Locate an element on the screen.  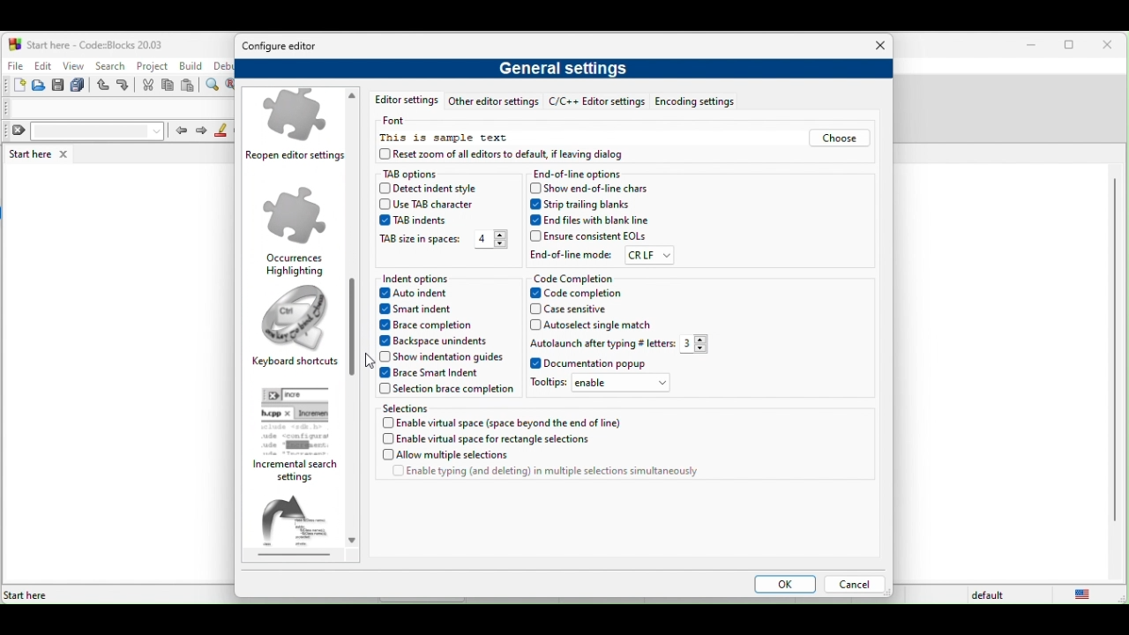
next  is located at coordinates (201, 131).